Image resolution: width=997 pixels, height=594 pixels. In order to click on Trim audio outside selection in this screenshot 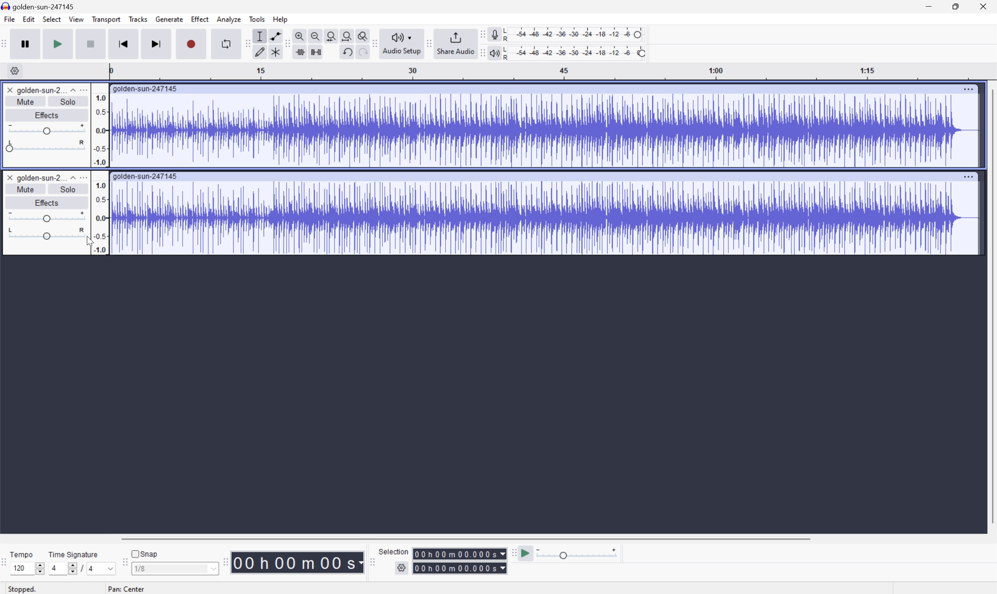, I will do `click(300, 52)`.